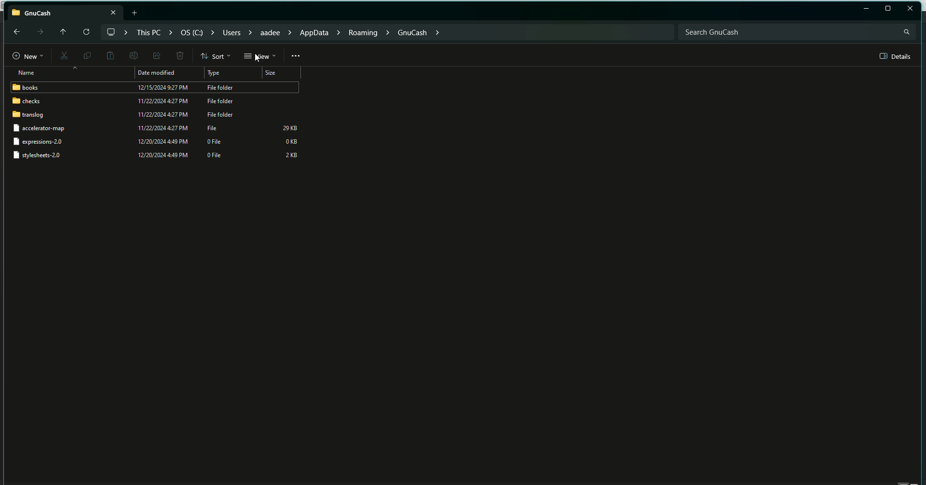 This screenshot has height=485, width=926. Describe the element at coordinates (259, 58) in the screenshot. I see `Cursor` at that location.